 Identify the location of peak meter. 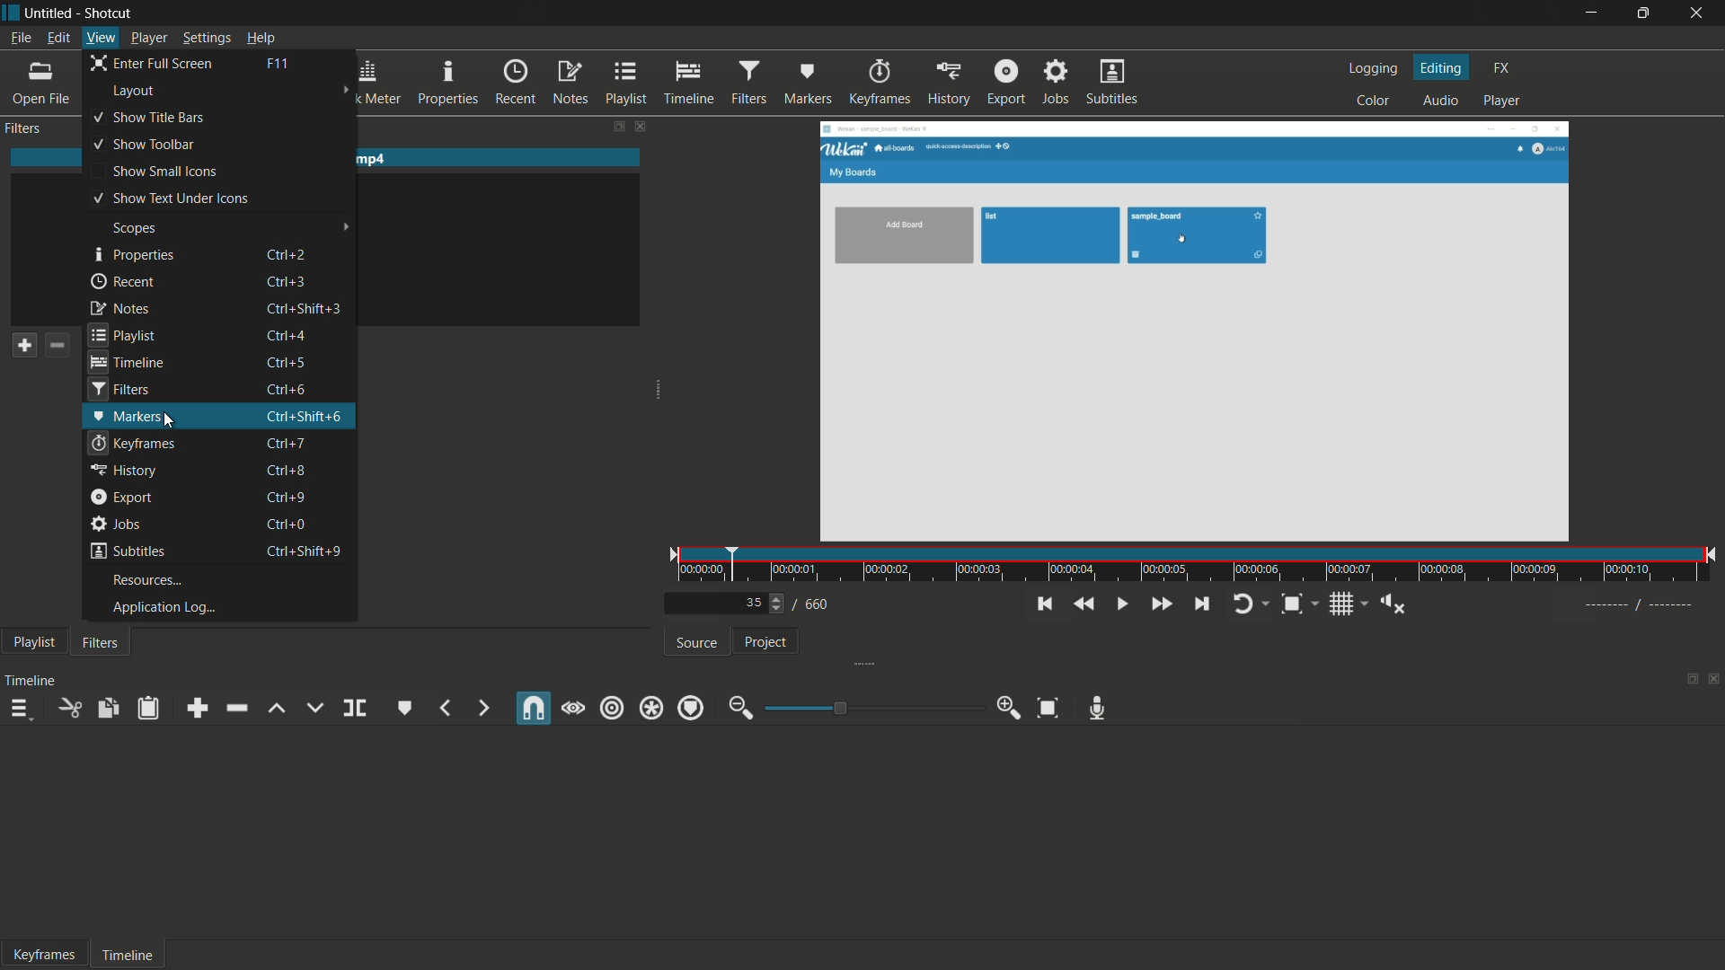
(376, 84).